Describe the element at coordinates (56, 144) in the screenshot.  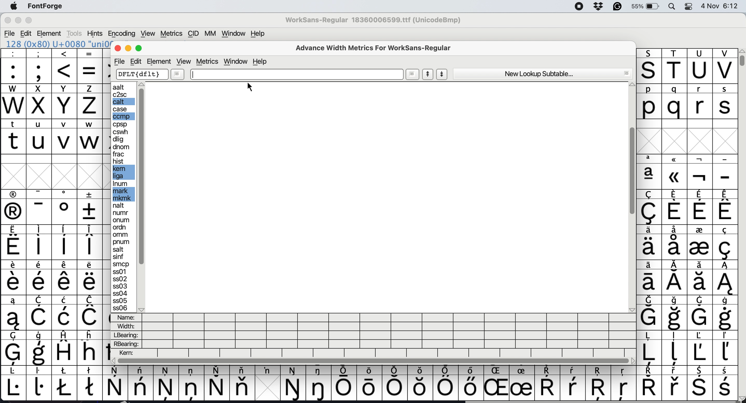
I see `lowercase letters` at that location.